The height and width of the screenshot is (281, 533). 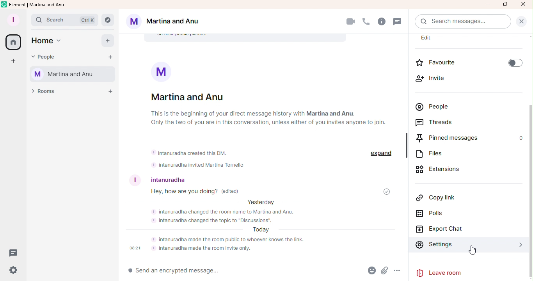 I want to click on Pointer, so click(x=472, y=251).